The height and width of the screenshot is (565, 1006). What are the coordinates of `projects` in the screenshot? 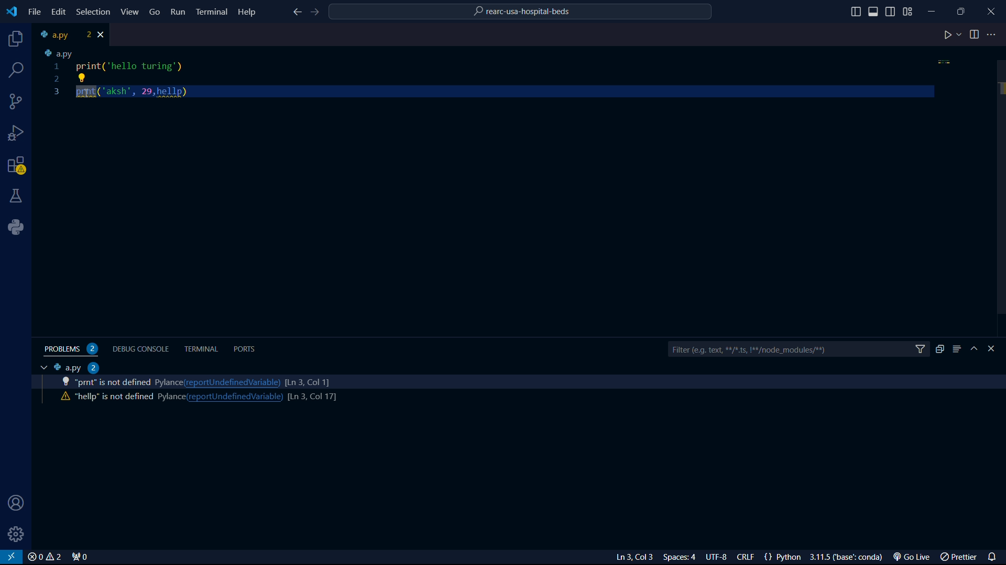 It's located at (14, 40).